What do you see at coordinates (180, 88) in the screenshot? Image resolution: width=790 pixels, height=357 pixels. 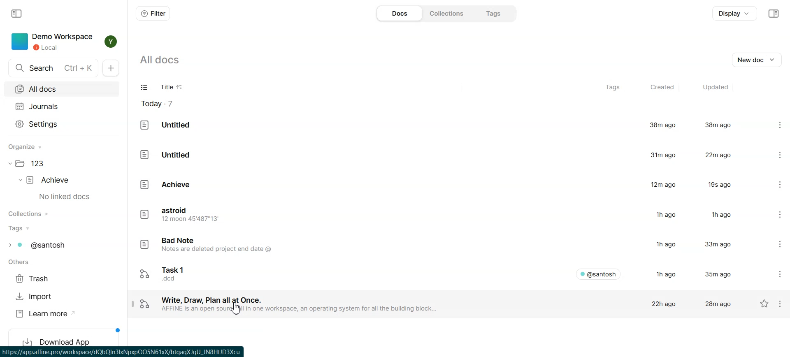 I see `Sort` at bounding box center [180, 88].